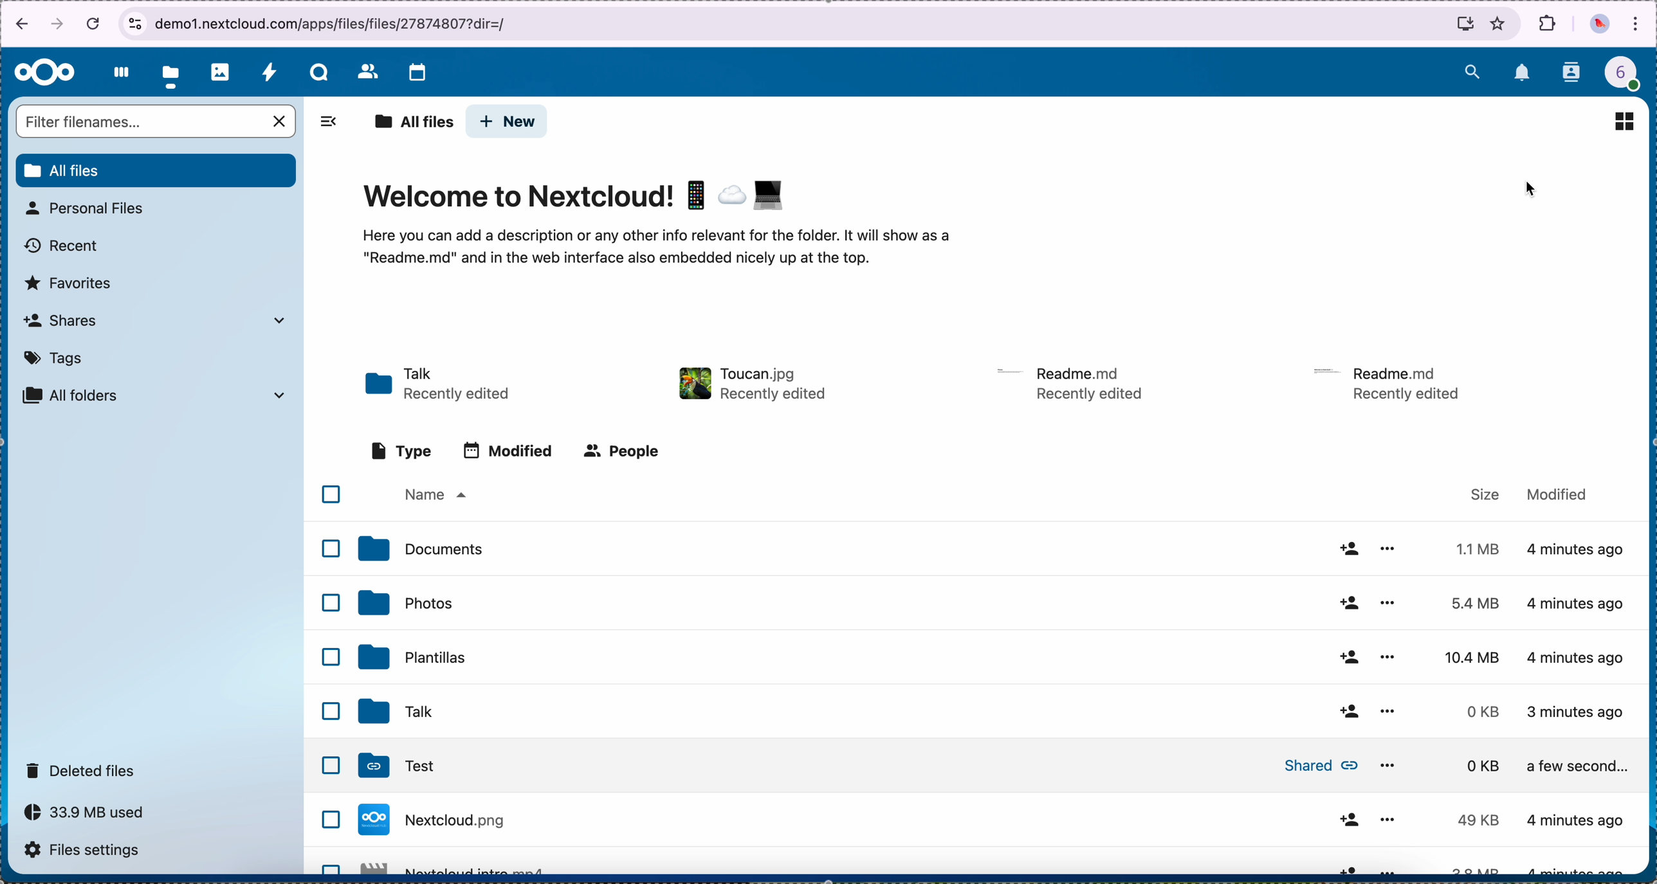 Image resolution: width=1657 pixels, height=884 pixels. Describe the element at coordinates (1579, 658) in the screenshot. I see `4 minutes ago` at that location.